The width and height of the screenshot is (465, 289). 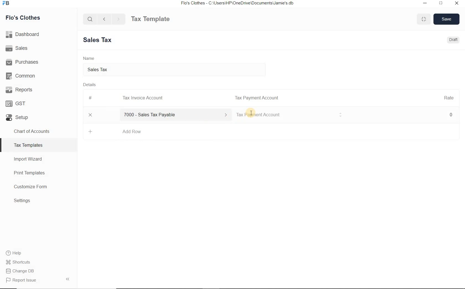 I want to click on Flo's Clothes - C:\Users\HP\OneDrive\Documents\Jamie's db, so click(x=237, y=3).